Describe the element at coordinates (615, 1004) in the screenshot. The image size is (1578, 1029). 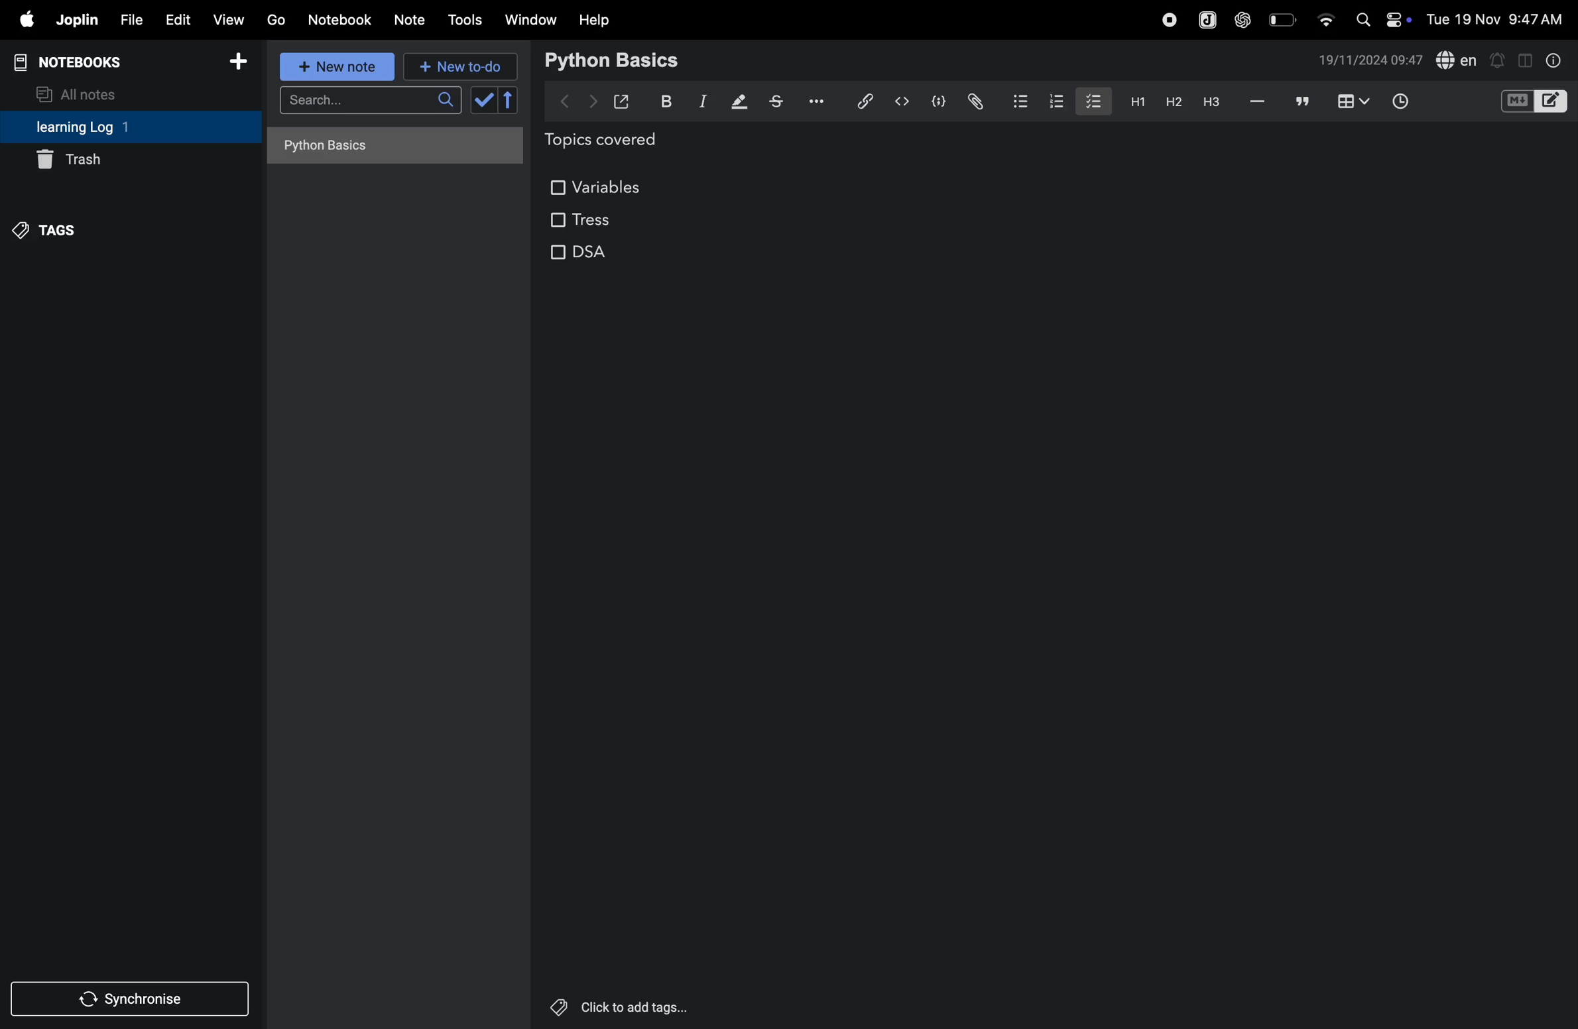
I see `click to add tags` at that location.